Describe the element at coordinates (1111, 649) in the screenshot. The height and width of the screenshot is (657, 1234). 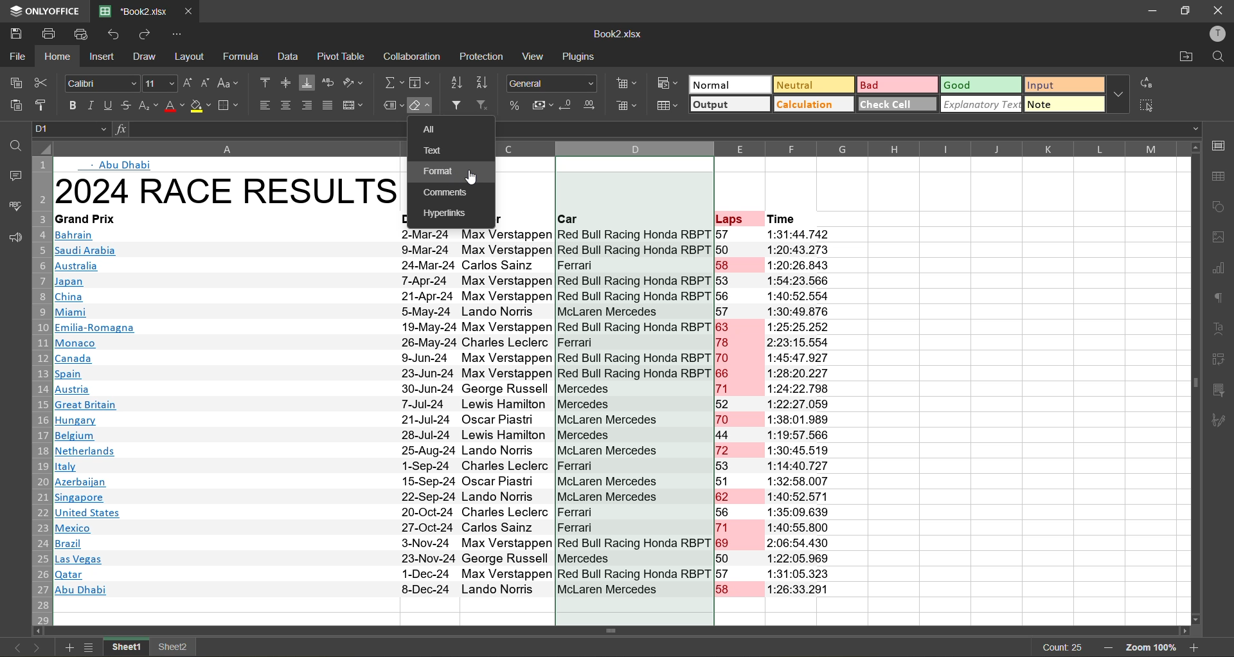
I see `zoom out` at that location.